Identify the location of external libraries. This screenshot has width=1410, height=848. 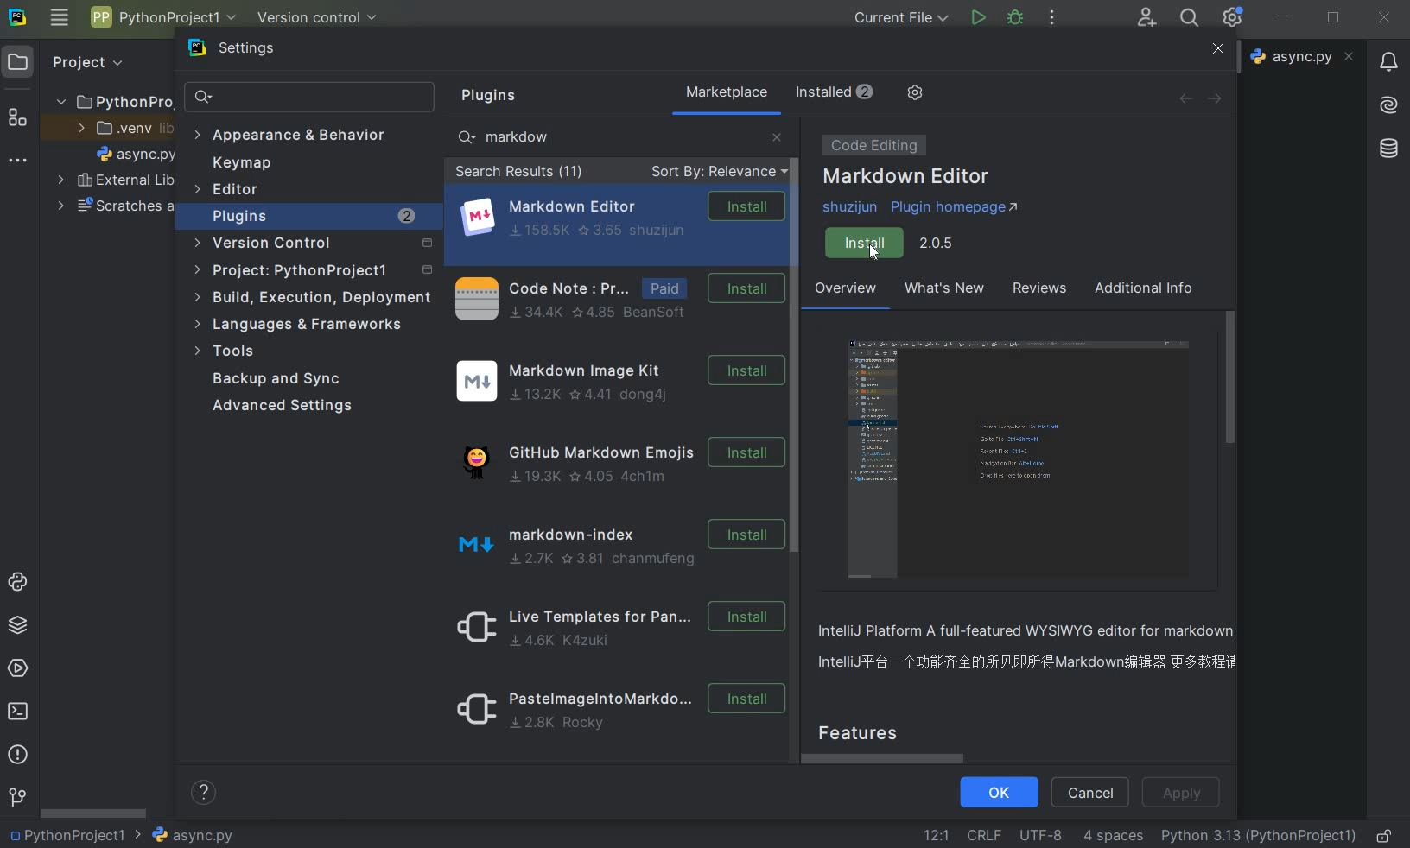
(117, 180).